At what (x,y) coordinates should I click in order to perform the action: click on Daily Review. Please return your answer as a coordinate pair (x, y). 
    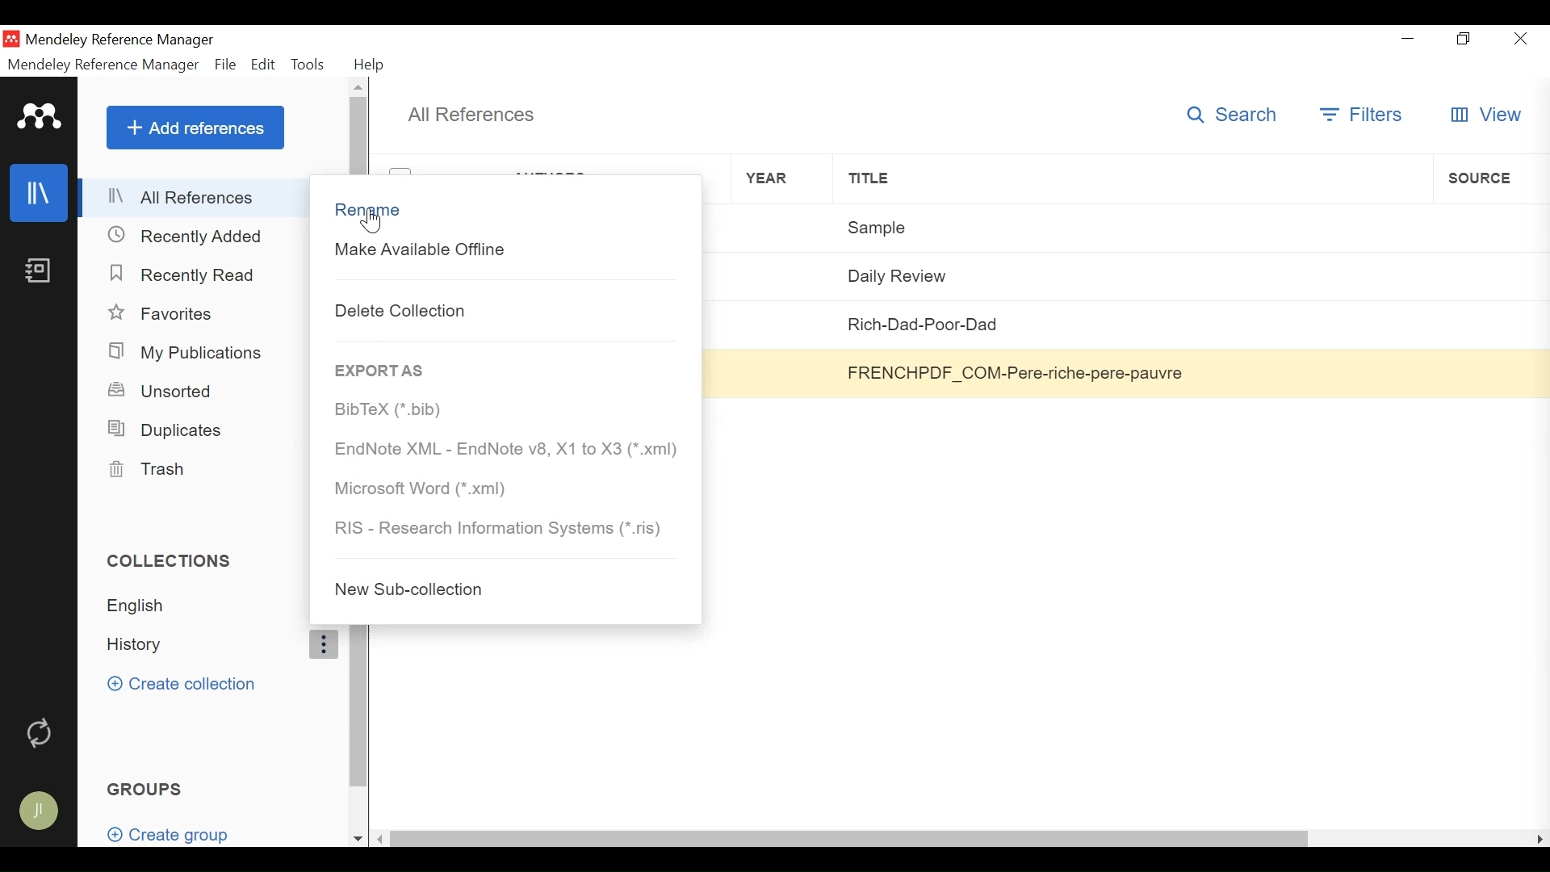
    Looking at the image, I should click on (1130, 274).